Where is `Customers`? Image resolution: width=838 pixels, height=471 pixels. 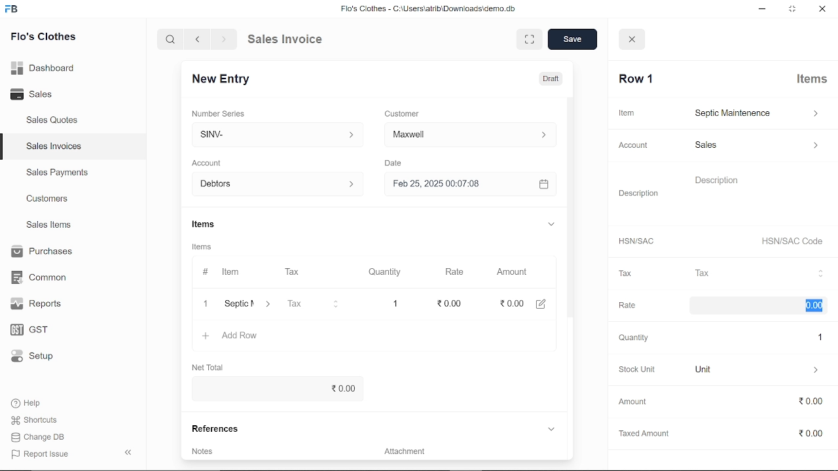 Customers is located at coordinates (48, 198).